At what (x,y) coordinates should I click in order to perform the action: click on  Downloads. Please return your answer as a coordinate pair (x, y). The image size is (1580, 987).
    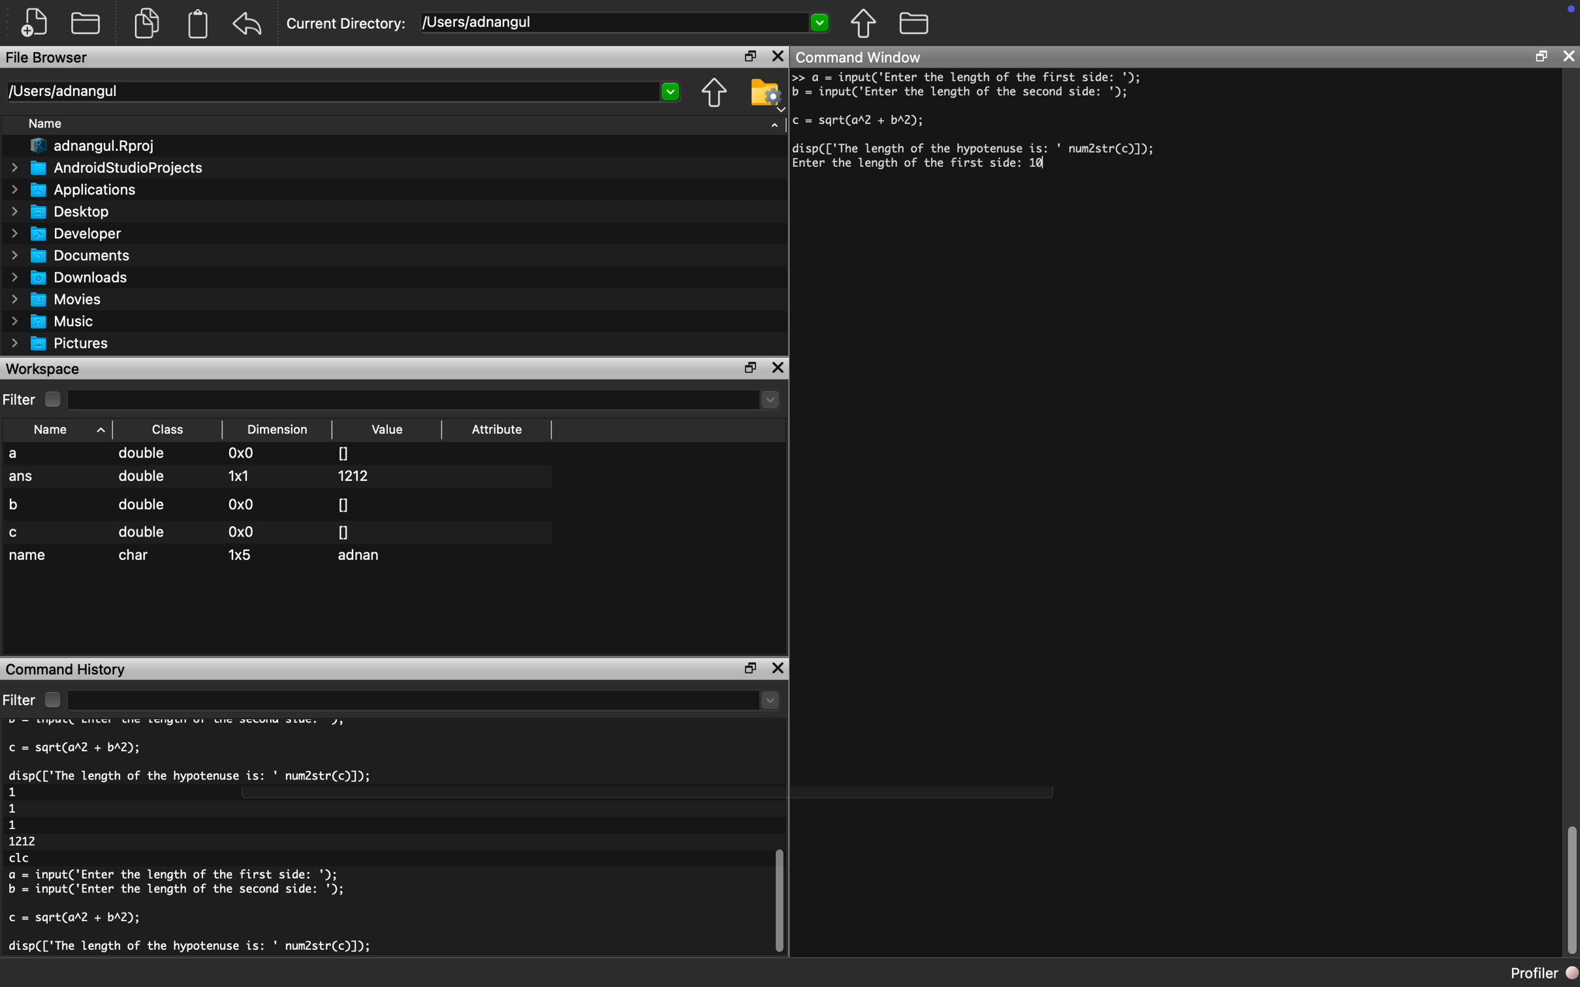
    Looking at the image, I should click on (76, 276).